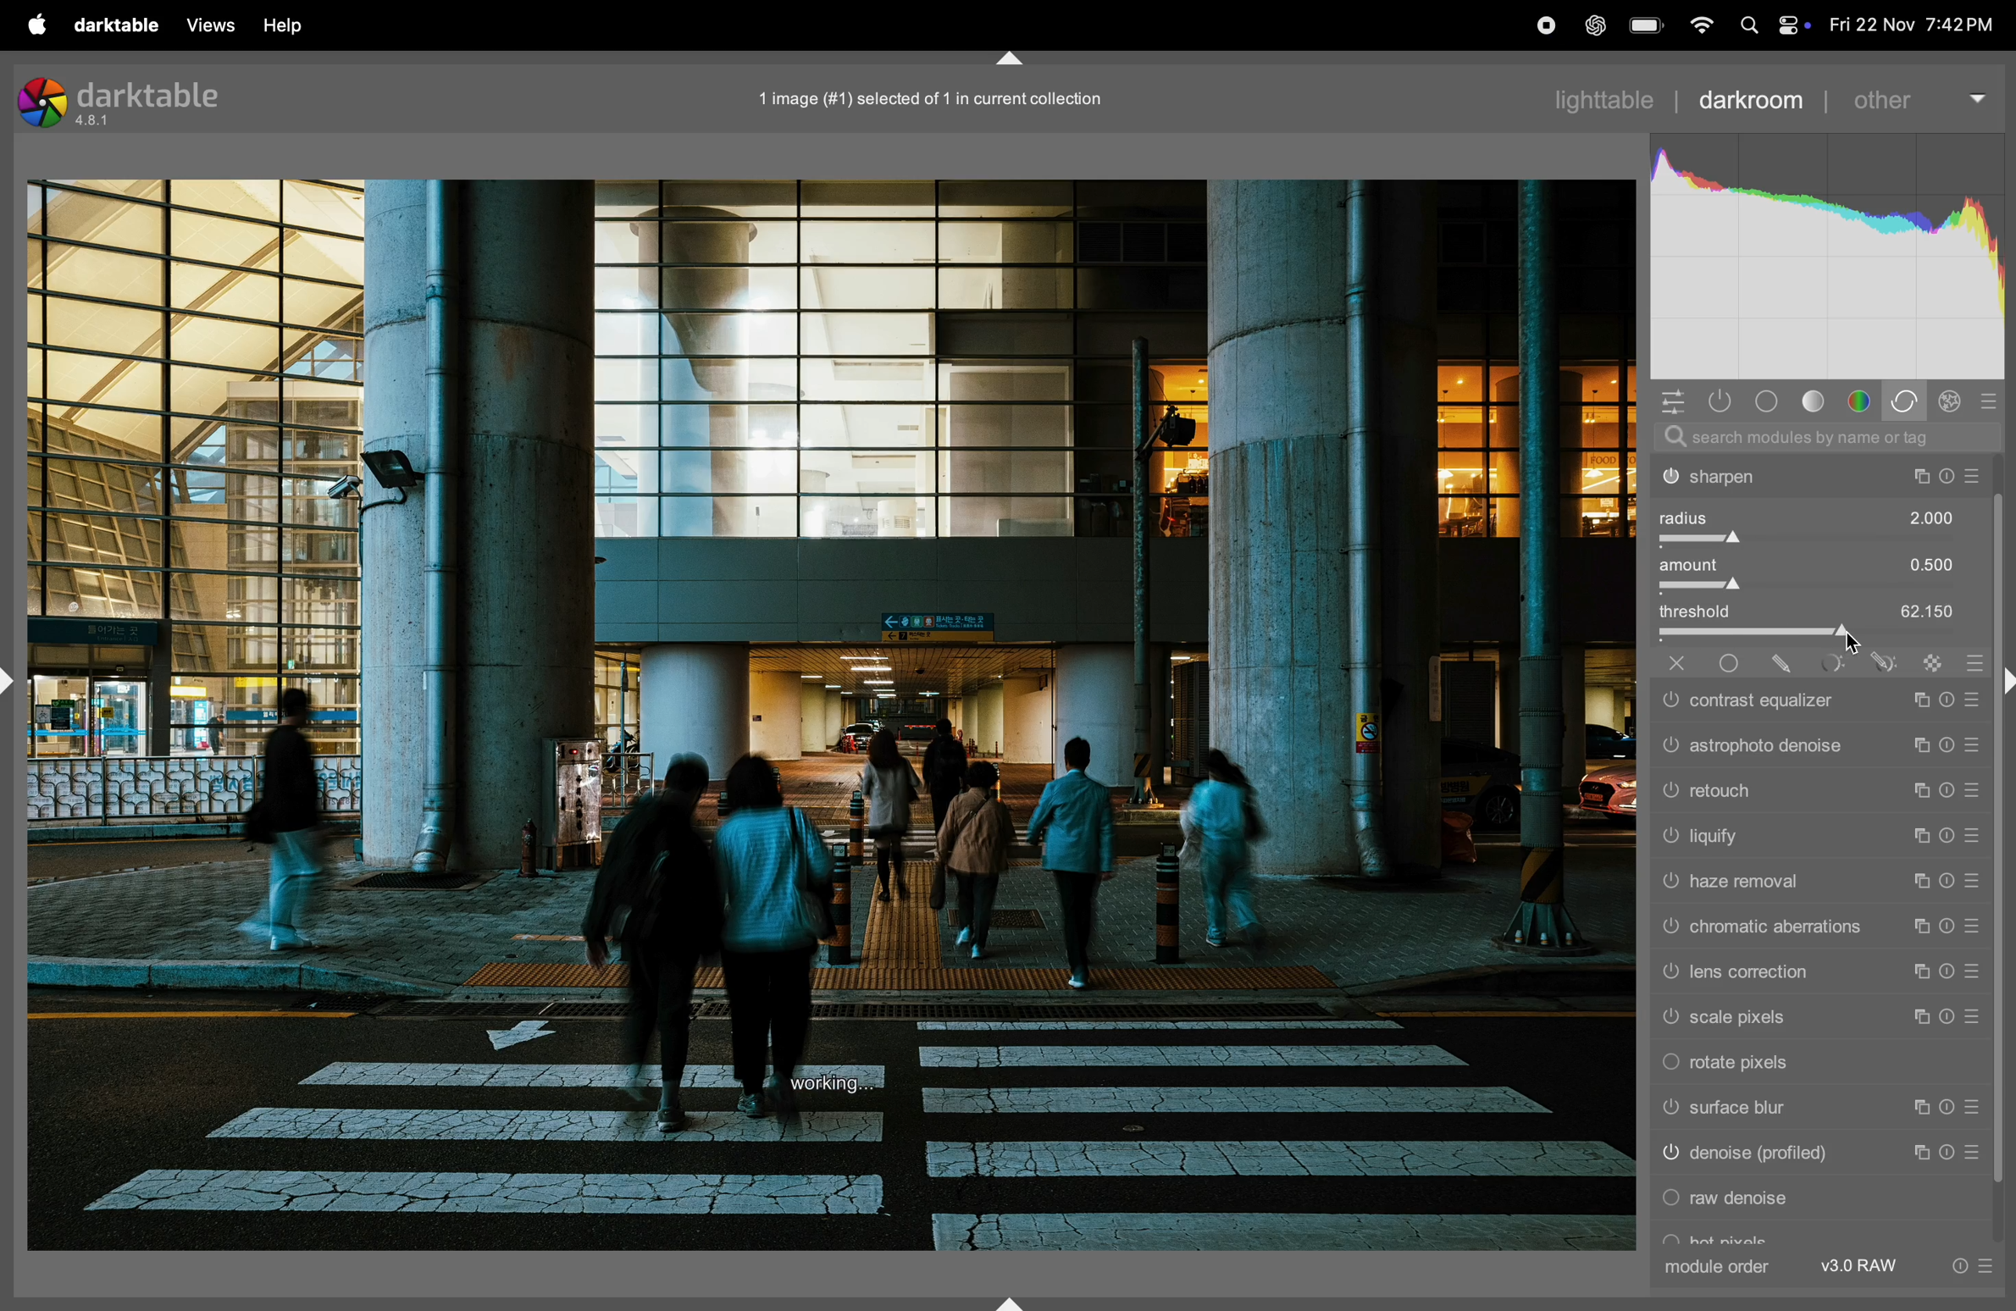  Describe the element at coordinates (1821, 478) in the screenshot. I see `shartpen` at that location.